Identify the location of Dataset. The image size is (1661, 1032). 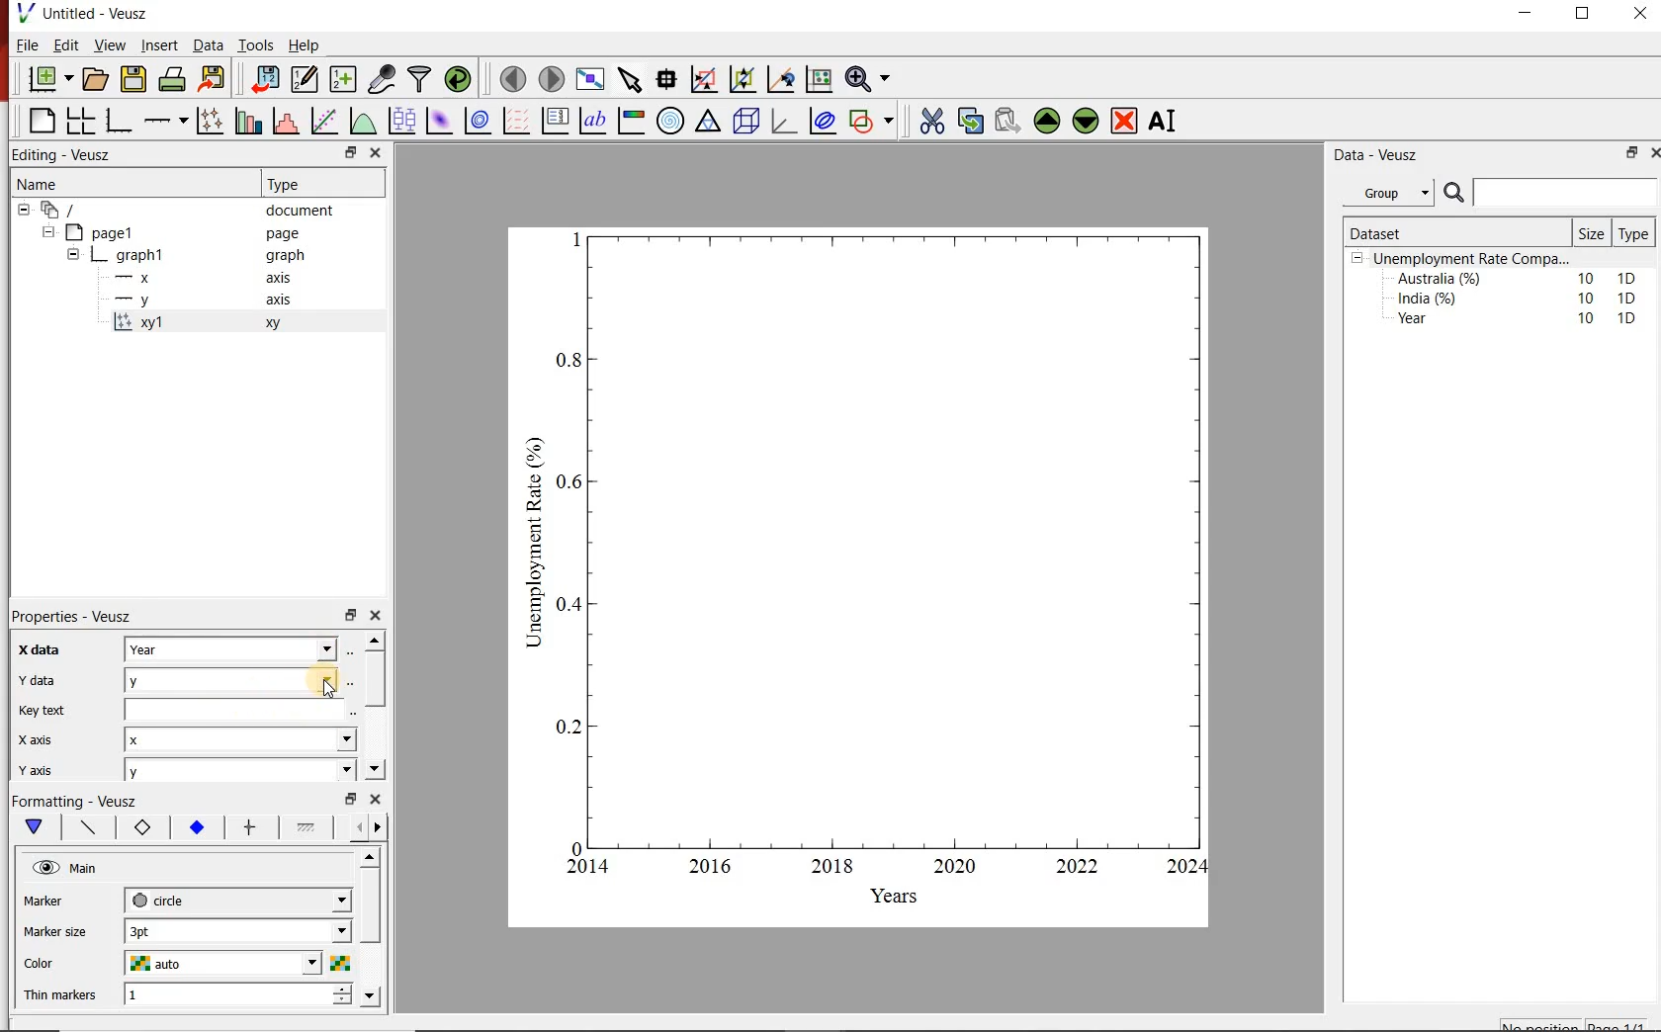
(1422, 233).